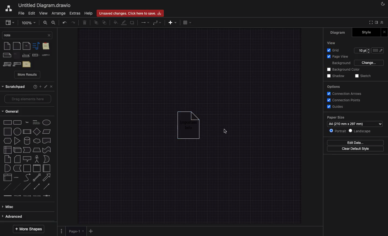  What do you see at coordinates (17, 55) in the screenshot?
I see `note` at bounding box center [17, 55].